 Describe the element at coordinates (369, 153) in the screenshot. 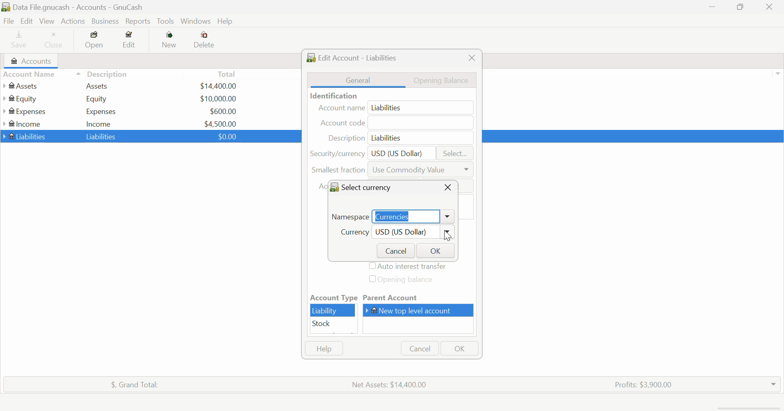

I see `Security/currency: USD (US Dollar)` at that location.